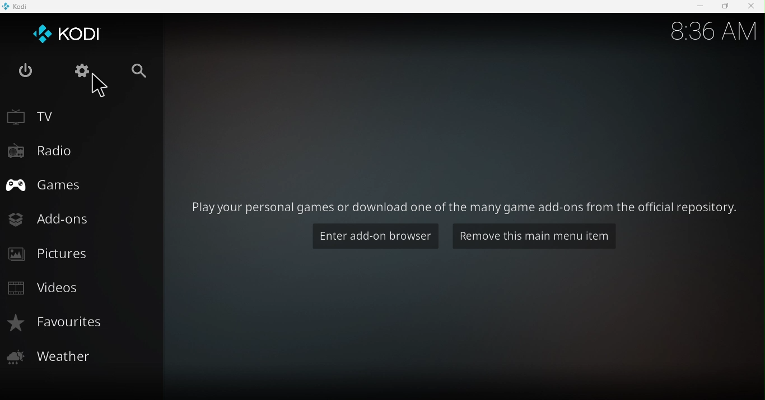  Describe the element at coordinates (465, 207) in the screenshot. I see `Play your personal games or download one of the many game add-ons from the repository.` at that location.